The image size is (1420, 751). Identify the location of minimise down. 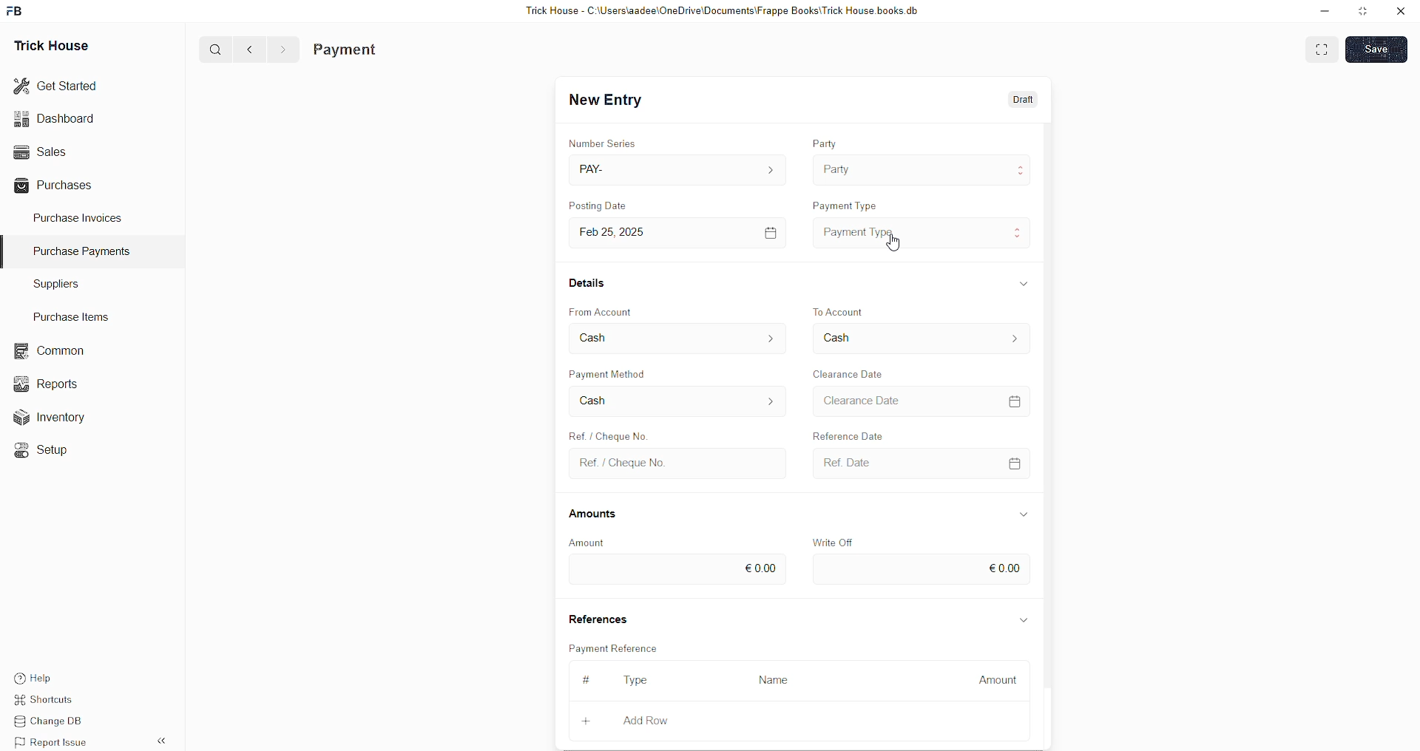
(1322, 11).